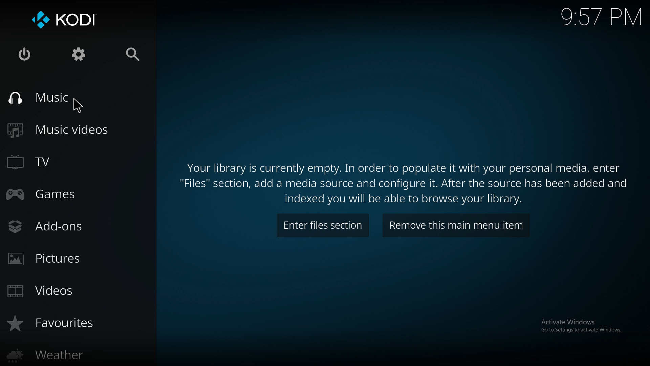 The height and width of the screenshot is (366, 650). Describe the element at coordinates (68, 163) in the screenshot. I see `tv` at that location.